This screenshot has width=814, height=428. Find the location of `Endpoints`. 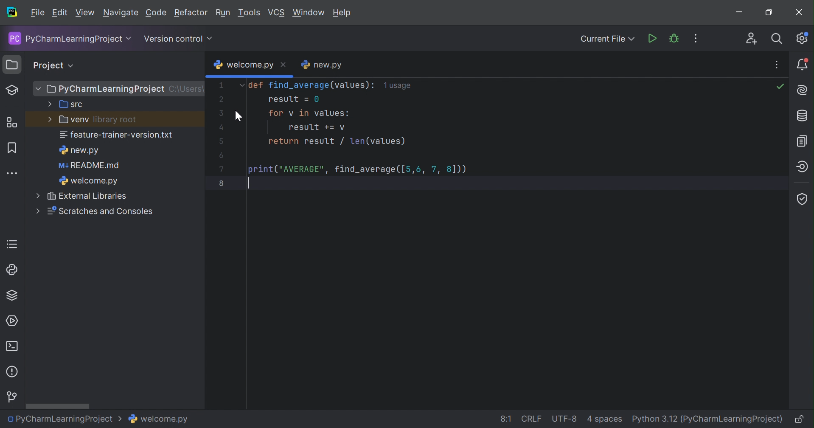

Endpoints is located at coordinates (804, 167).